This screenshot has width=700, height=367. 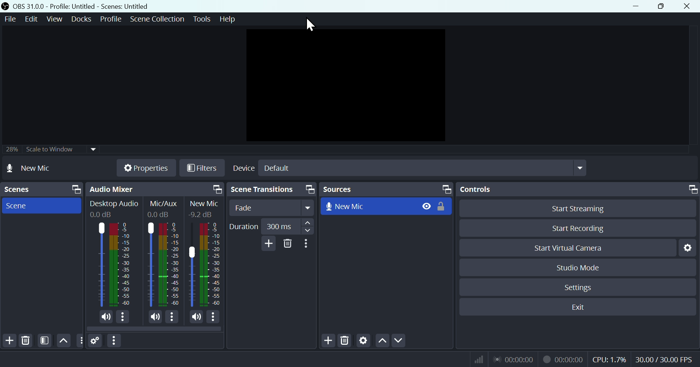 I want to click on Scenes, so click(x=41, y=189).